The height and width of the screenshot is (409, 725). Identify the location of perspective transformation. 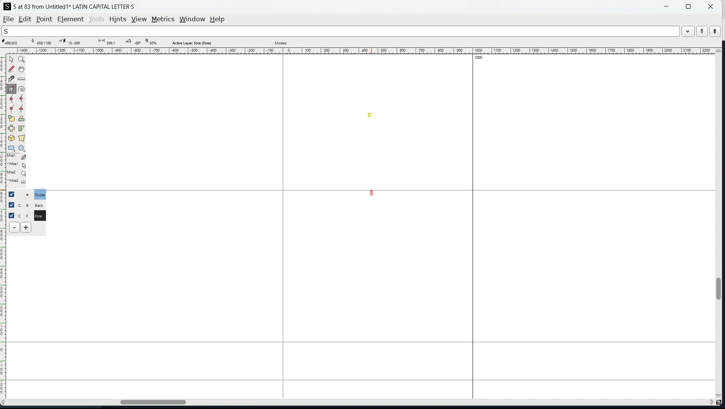
(21, 138).